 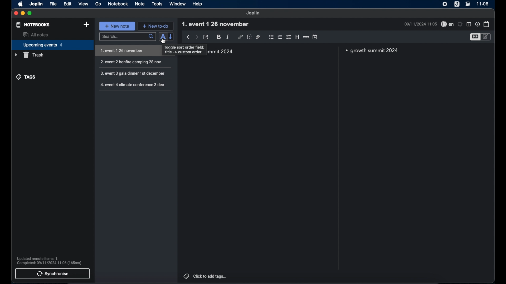 I want to click on maximize , so click(x=30, y=13).